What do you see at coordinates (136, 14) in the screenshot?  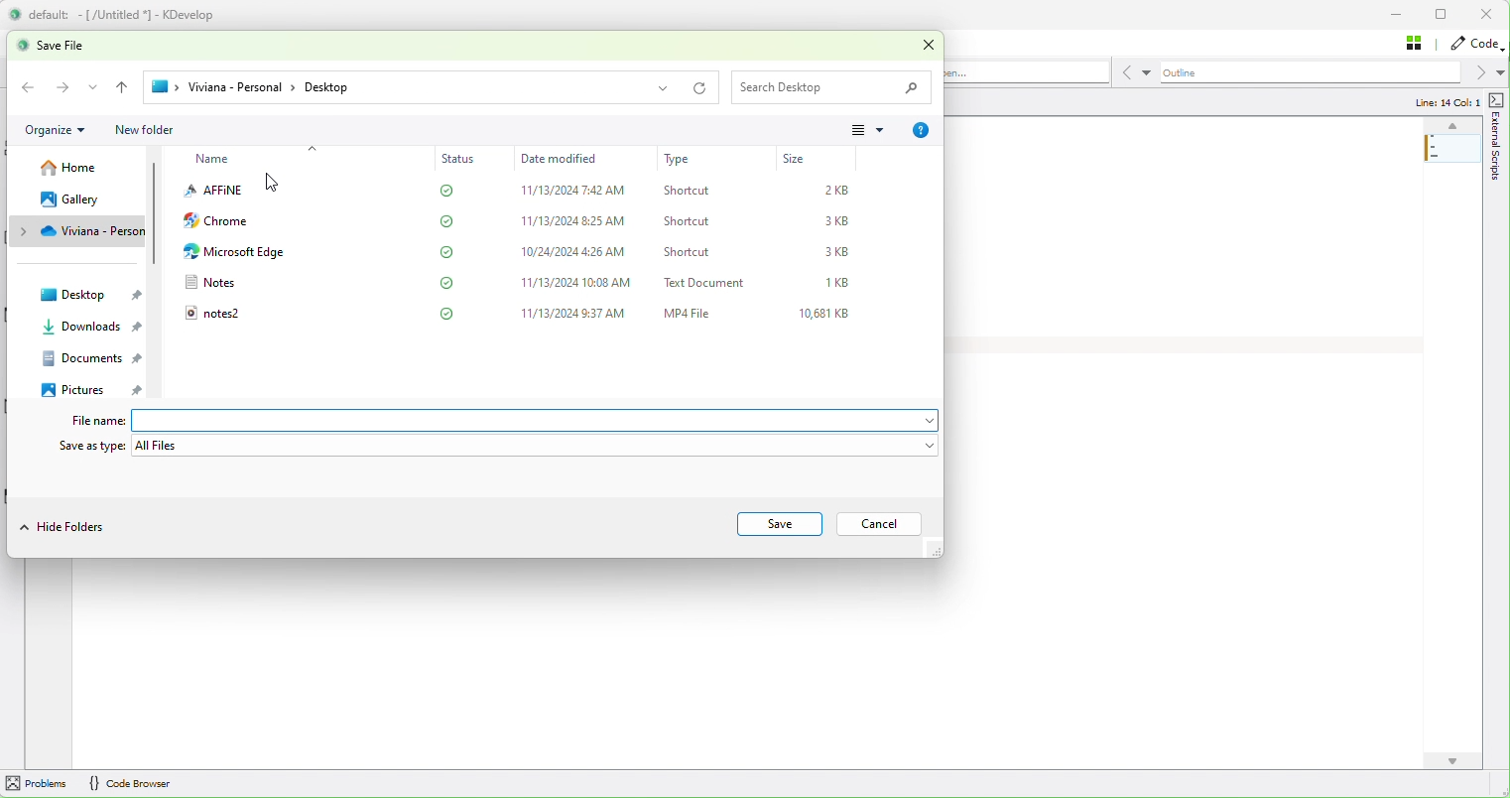 I see `default: - [ /Untitled *] - KDevelop` at bounding box center [136, 14].